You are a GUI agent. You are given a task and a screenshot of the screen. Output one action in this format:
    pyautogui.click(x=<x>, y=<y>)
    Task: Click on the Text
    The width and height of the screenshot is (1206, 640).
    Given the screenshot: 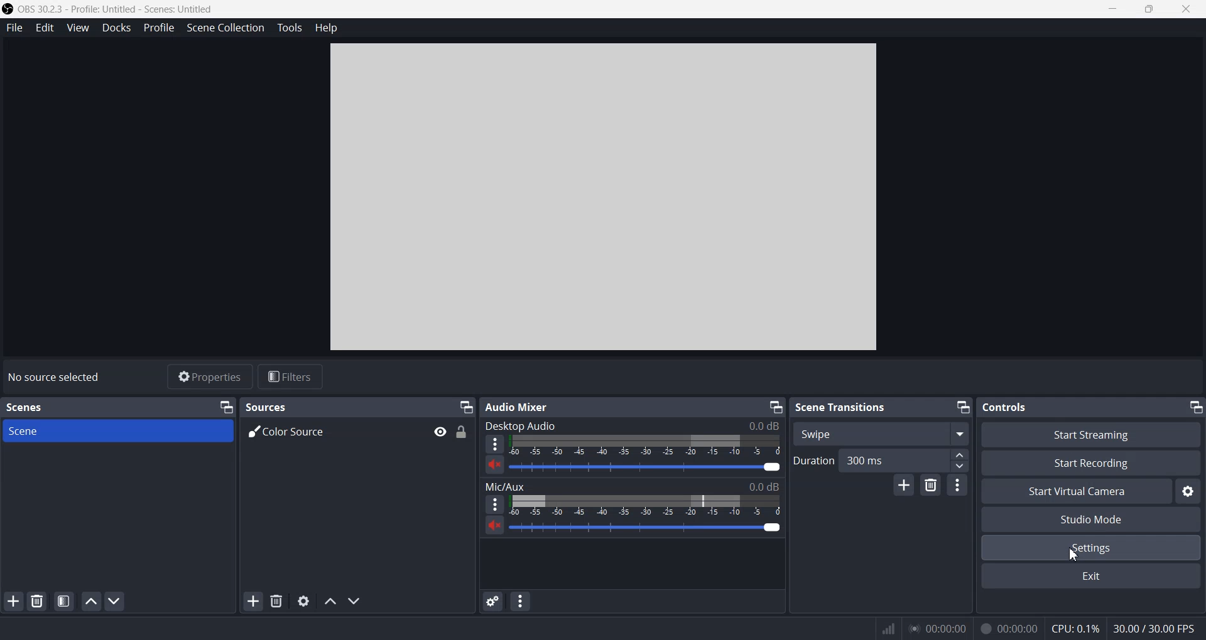 What is the action you would take?
    pyautogui.click(x=1005, y=407)
    